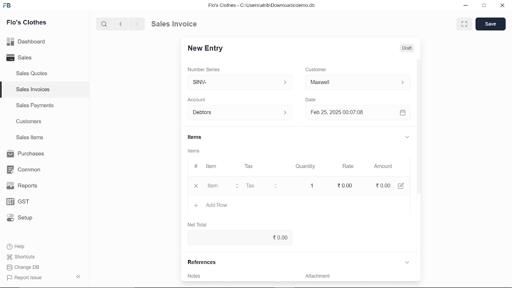 This screenshot has height=288, width=512. I want to click on Date, so click(312, 100).